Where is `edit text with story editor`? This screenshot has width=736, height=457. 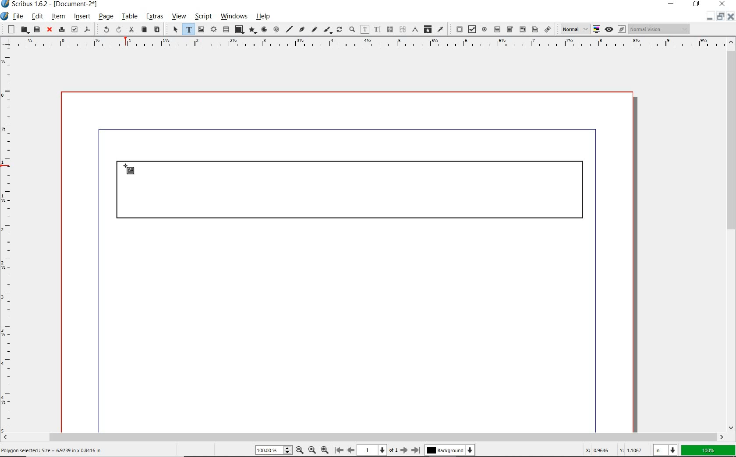 edit text with story editor is located at coordinates (377, 30).